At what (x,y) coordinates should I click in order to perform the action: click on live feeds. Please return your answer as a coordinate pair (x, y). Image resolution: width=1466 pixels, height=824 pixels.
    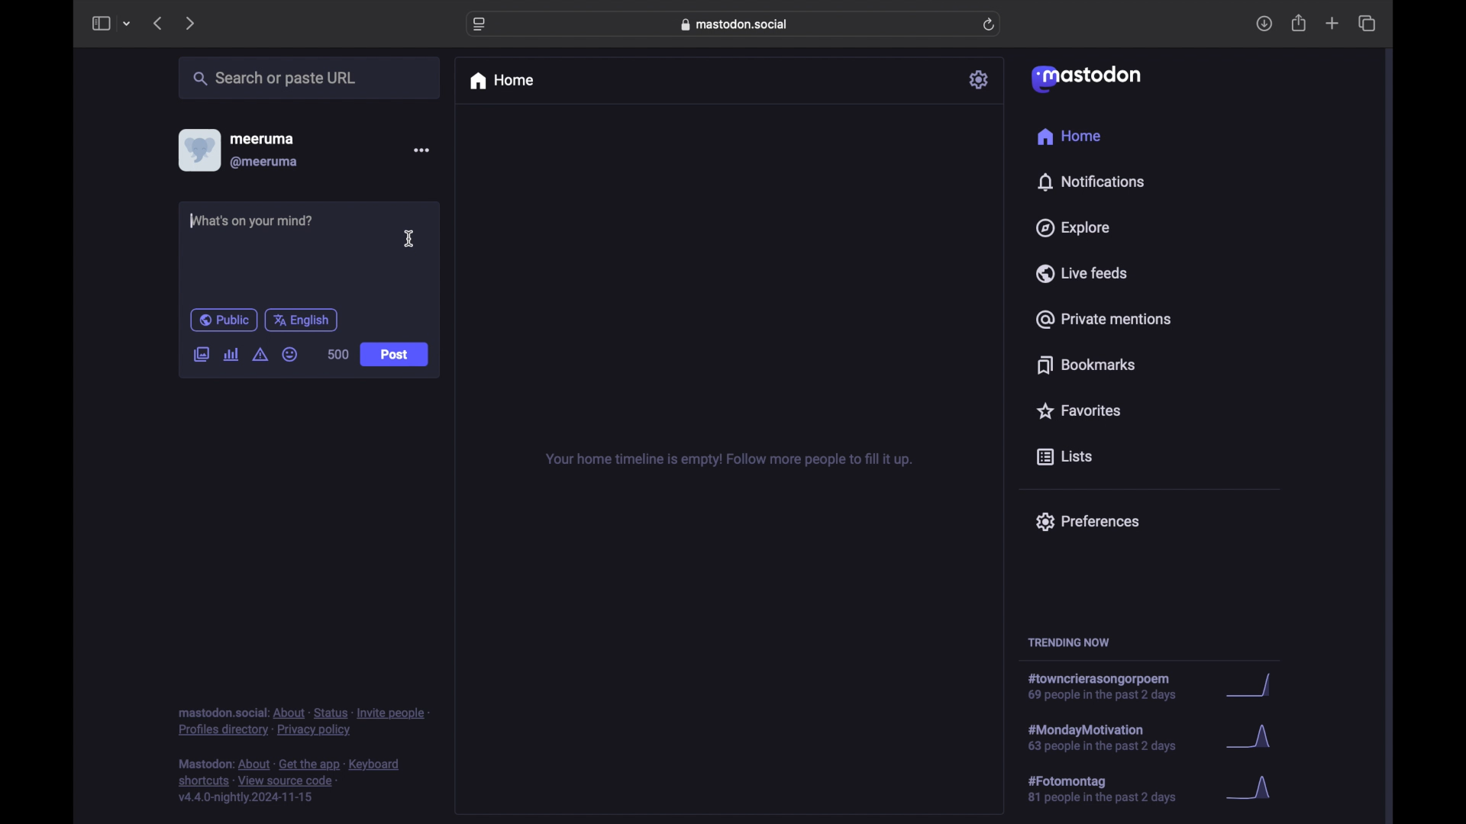
    Looking at the image, I should click on (1083, 273).